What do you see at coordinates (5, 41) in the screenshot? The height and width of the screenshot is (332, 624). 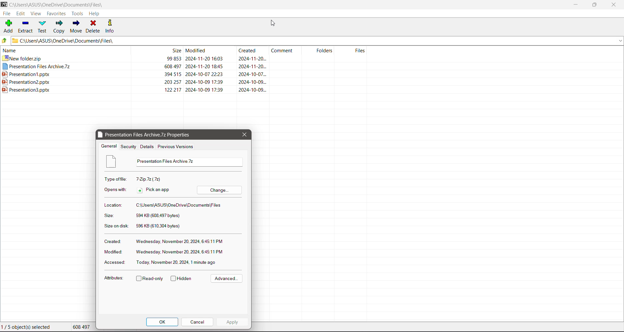 I see `Move Up one level` at bounding box center [5, 41].